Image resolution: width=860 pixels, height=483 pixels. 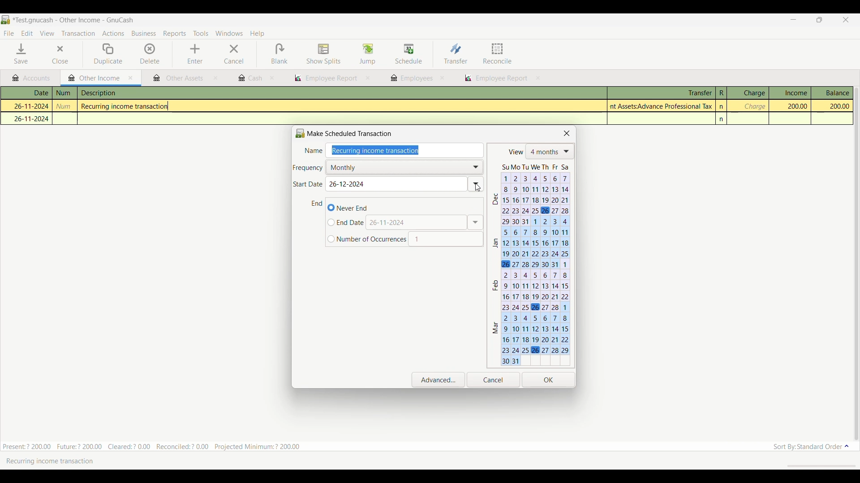 What do you see at coordinates (128, 106) in the screenshot?
I see `Recurring income transaction` at bounding box center [128, 106].